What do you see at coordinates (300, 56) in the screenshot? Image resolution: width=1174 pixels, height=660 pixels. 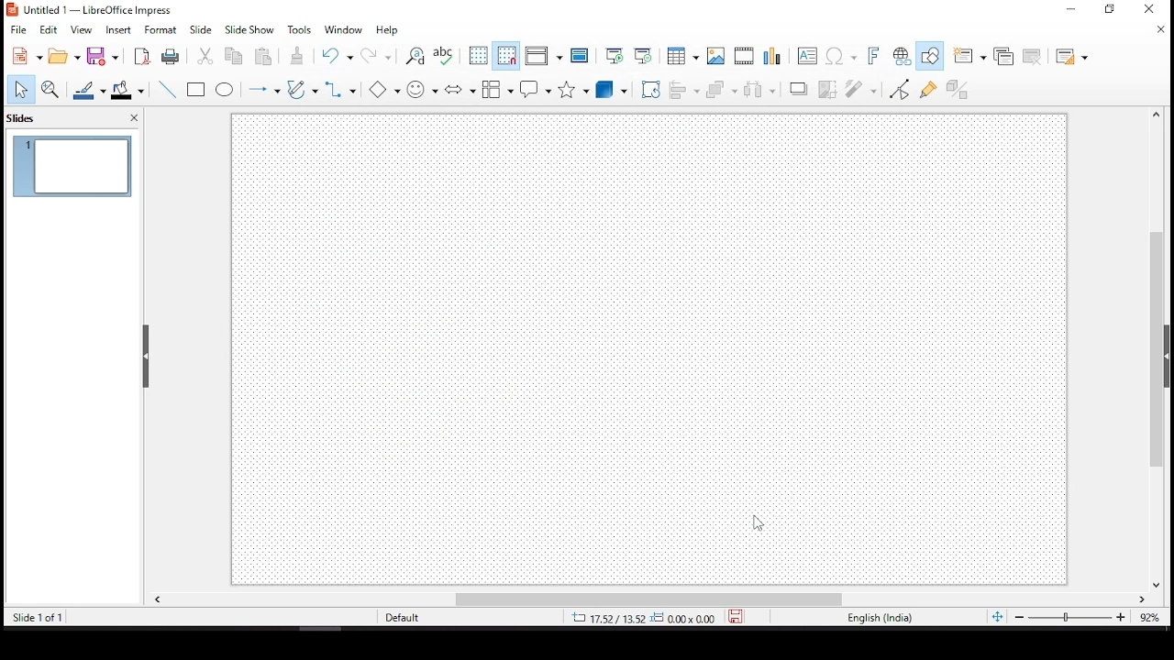 I see `clone formatting` at bounding box center [300, 56].